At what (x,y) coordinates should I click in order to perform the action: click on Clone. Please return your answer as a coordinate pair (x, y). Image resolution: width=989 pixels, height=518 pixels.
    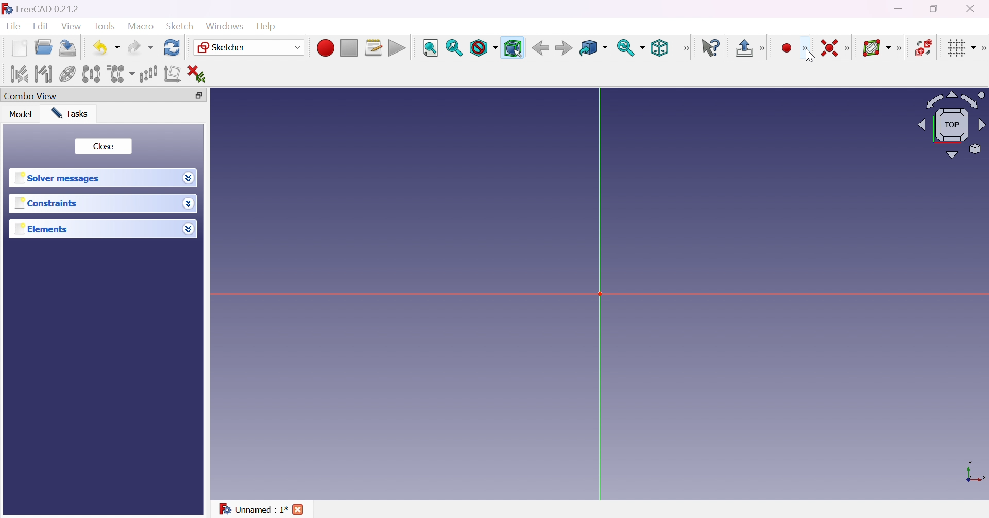
    Looking at the image, I should click on (120, 73).